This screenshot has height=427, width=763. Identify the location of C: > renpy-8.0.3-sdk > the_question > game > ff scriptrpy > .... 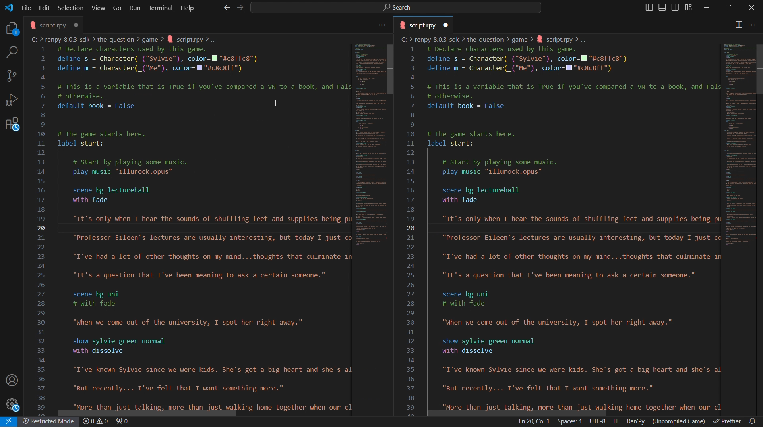
(495, 39).